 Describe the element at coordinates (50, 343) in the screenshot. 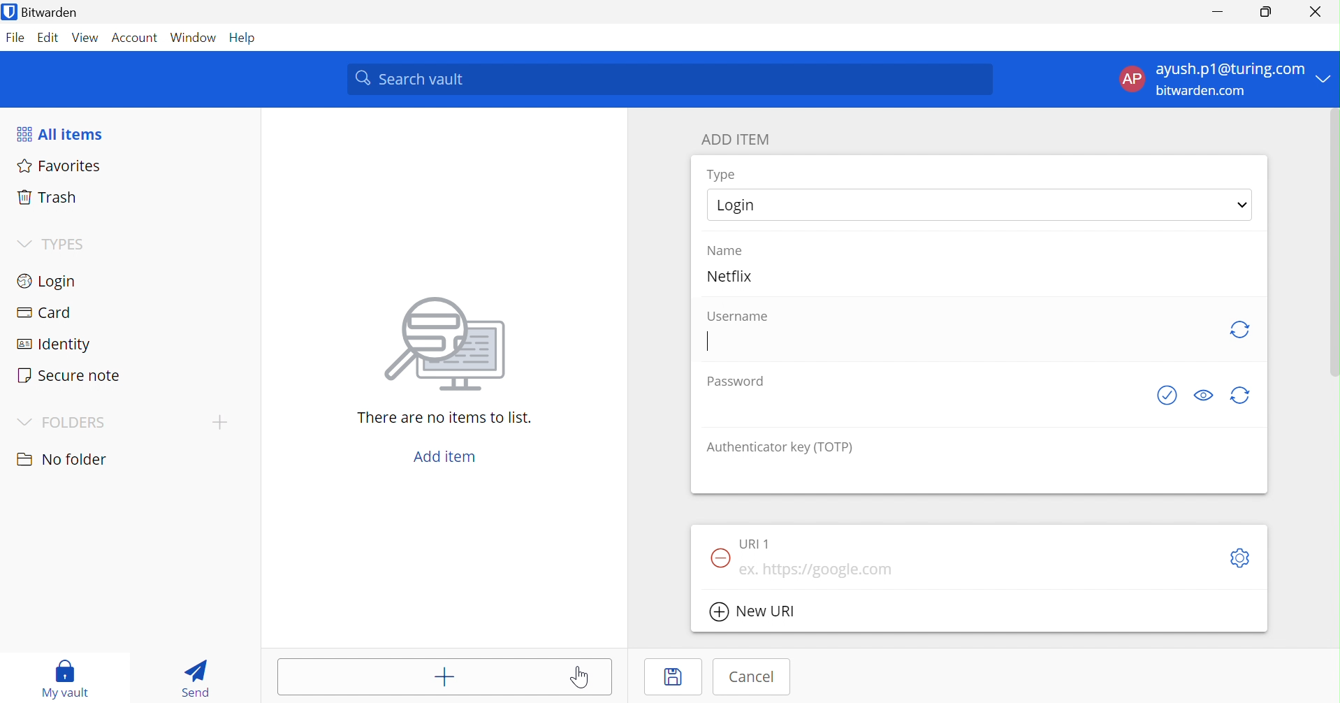

I see `Identity` at that location.